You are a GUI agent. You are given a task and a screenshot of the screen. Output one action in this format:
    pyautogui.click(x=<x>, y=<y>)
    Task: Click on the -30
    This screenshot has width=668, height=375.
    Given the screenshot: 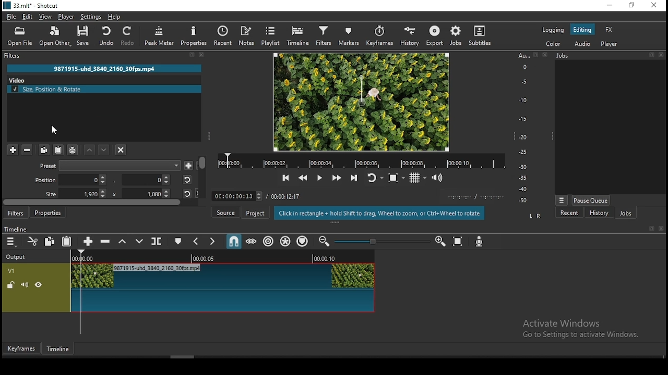 What is the action you would take?
    pyautogui.click(x=523, y=166)
    